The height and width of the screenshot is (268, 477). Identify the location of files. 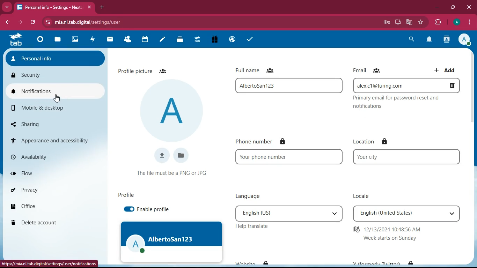
(60, 40).